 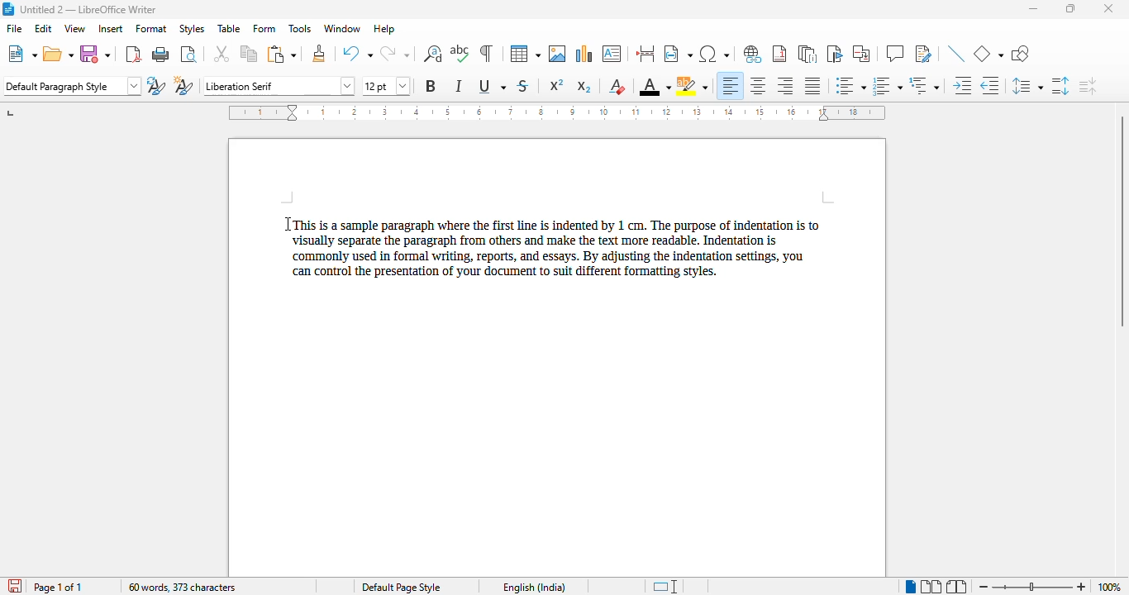 What do you see at coordinates (1109, 587) in the screenshot?
I see `zoom factor` at bounding box center [1109, 587].